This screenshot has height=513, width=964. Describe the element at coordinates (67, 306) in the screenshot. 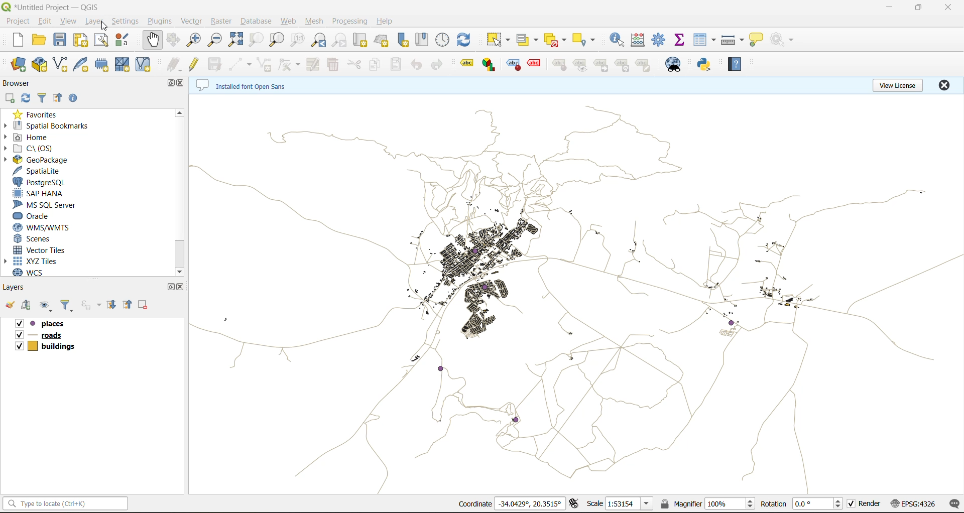

I see `filter` at that location.